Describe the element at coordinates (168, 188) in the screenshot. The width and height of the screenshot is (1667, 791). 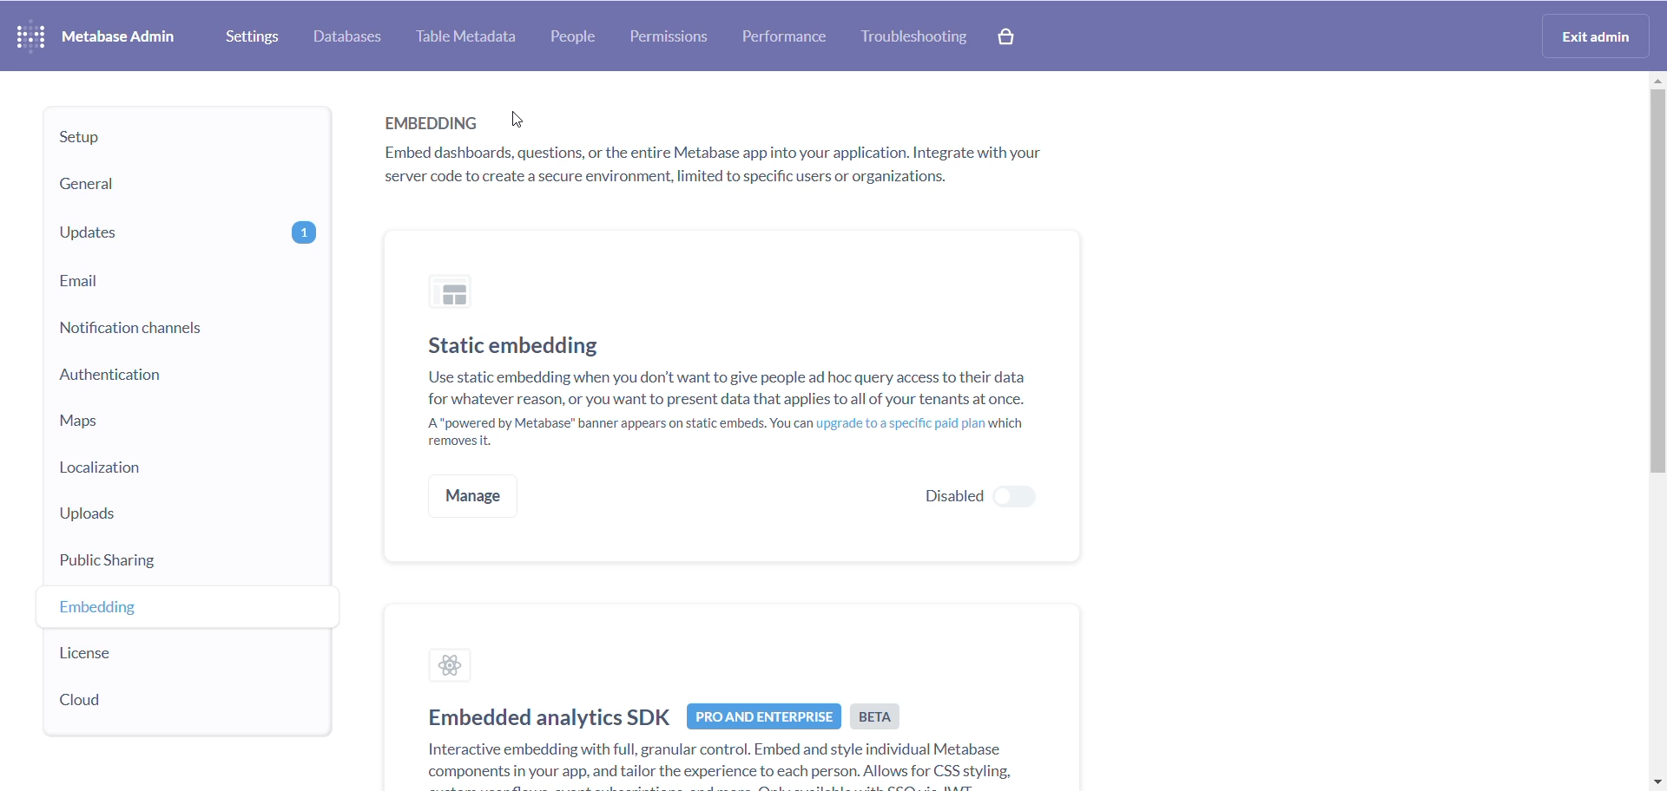
I see `general` at that location.